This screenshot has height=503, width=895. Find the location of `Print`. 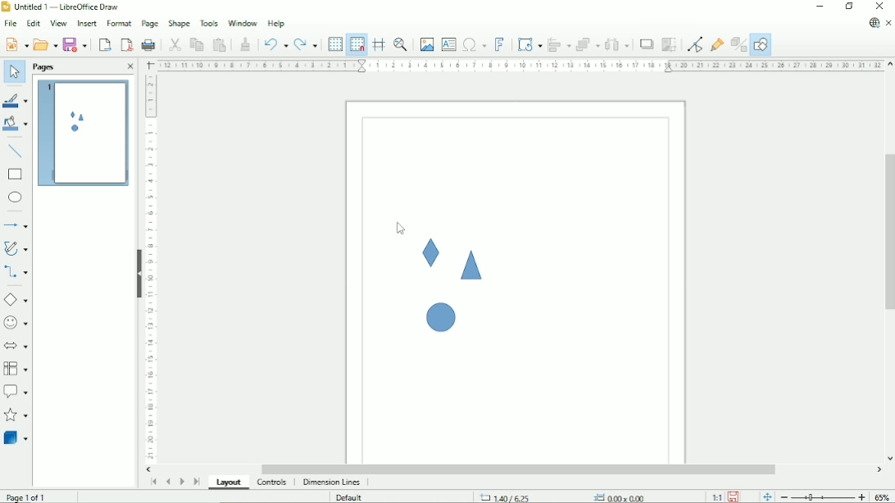

Print is located at coordinates (149, 43).